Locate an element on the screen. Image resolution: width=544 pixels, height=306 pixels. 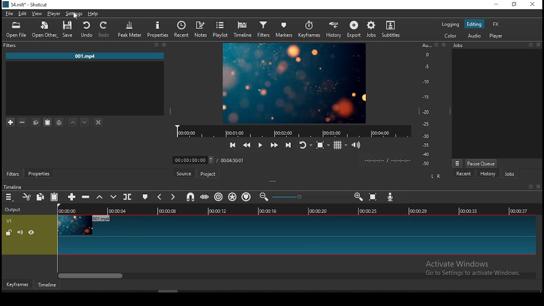
hide is located at coordinates (31, 232).